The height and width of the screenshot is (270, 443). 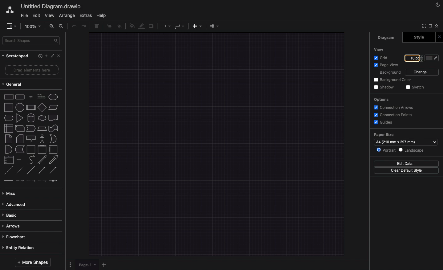 What do you see at coordinates (104, 264) in the screenshot?
I see `Add new page` at bounding box center [104, 264].